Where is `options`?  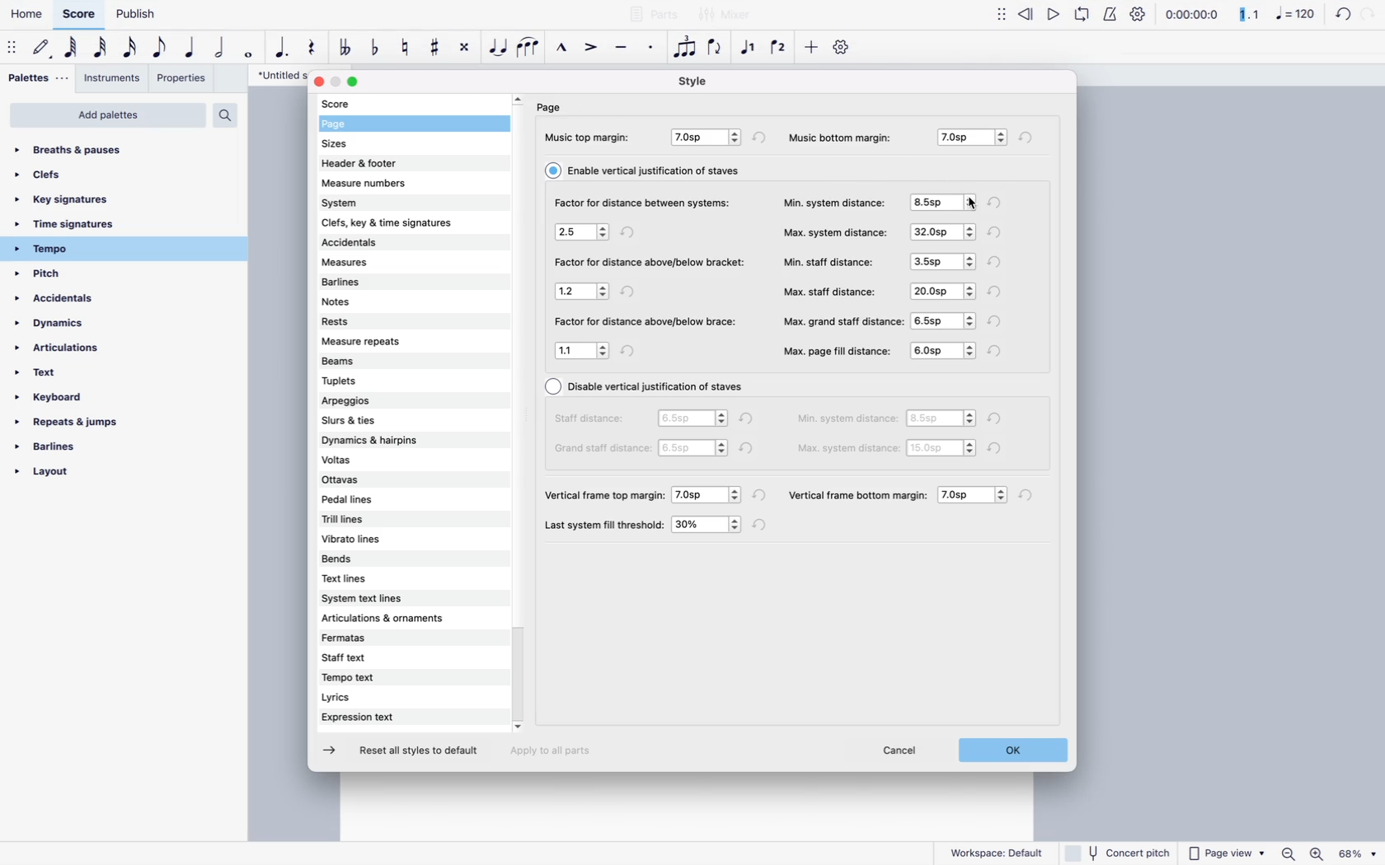 options is located at coordinates (708, 138).